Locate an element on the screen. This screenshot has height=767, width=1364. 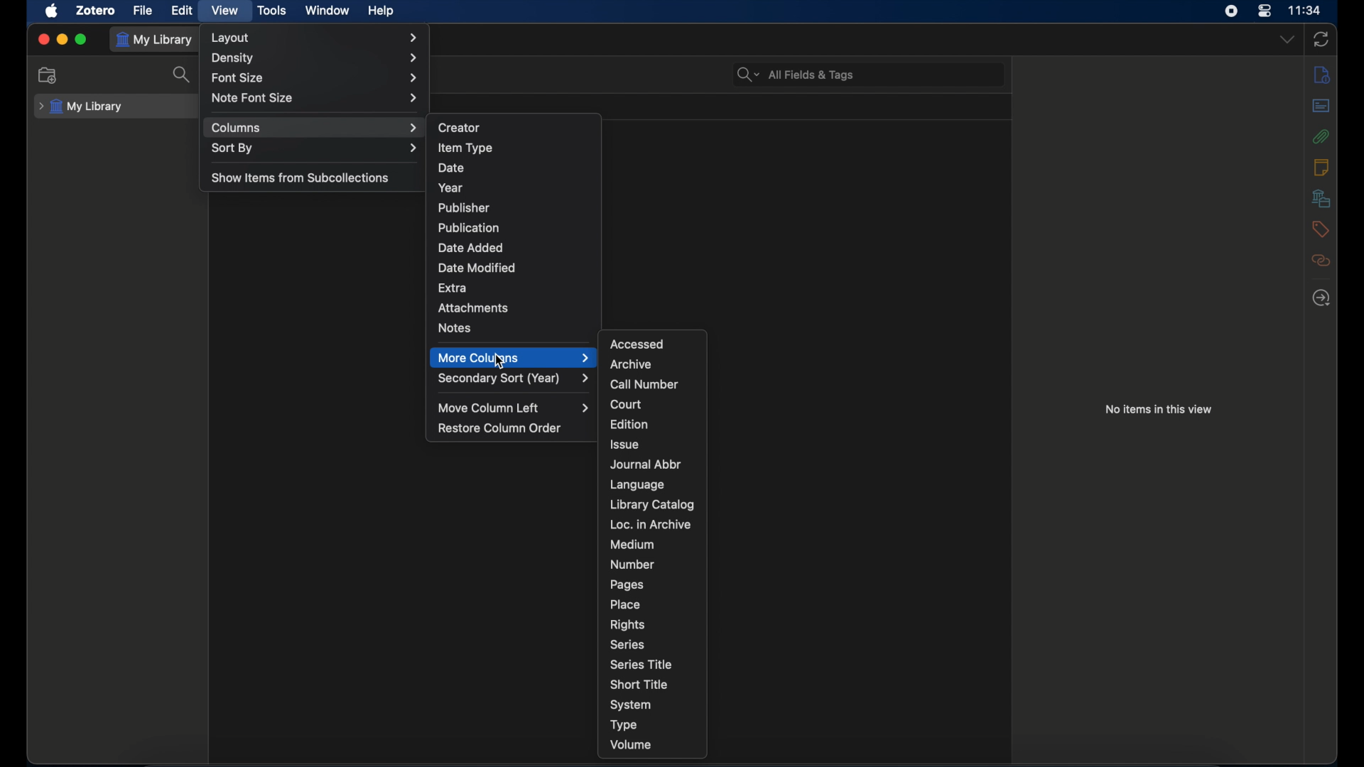
more columns is located at coordinates (514, 357).